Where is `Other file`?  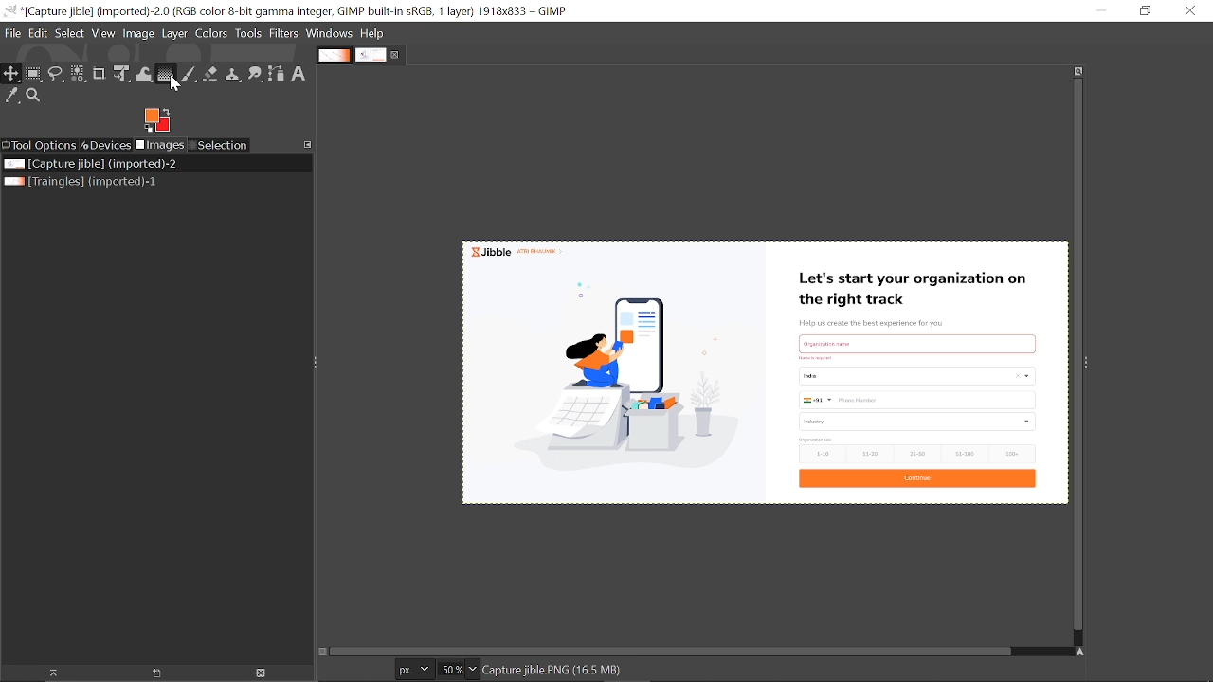
Other file is located at coordinates (83, 182).